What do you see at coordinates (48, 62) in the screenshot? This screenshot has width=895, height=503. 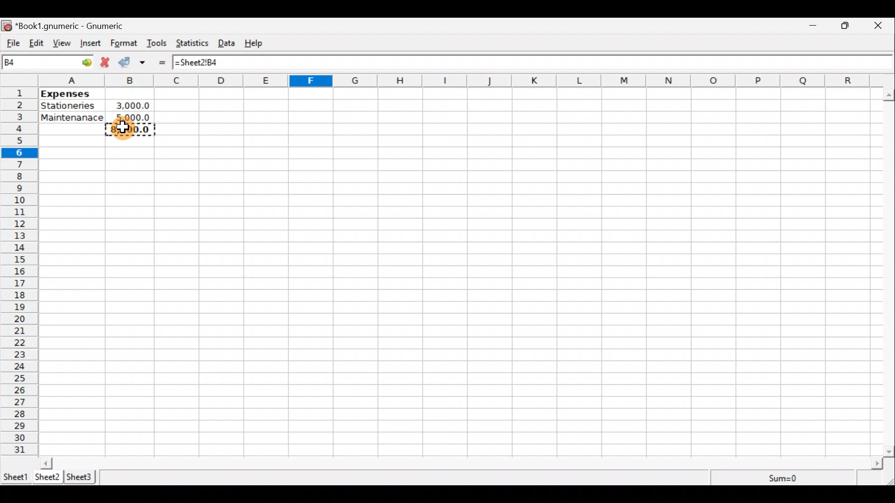 I see `Cell name` at bounding box center [48, 62].